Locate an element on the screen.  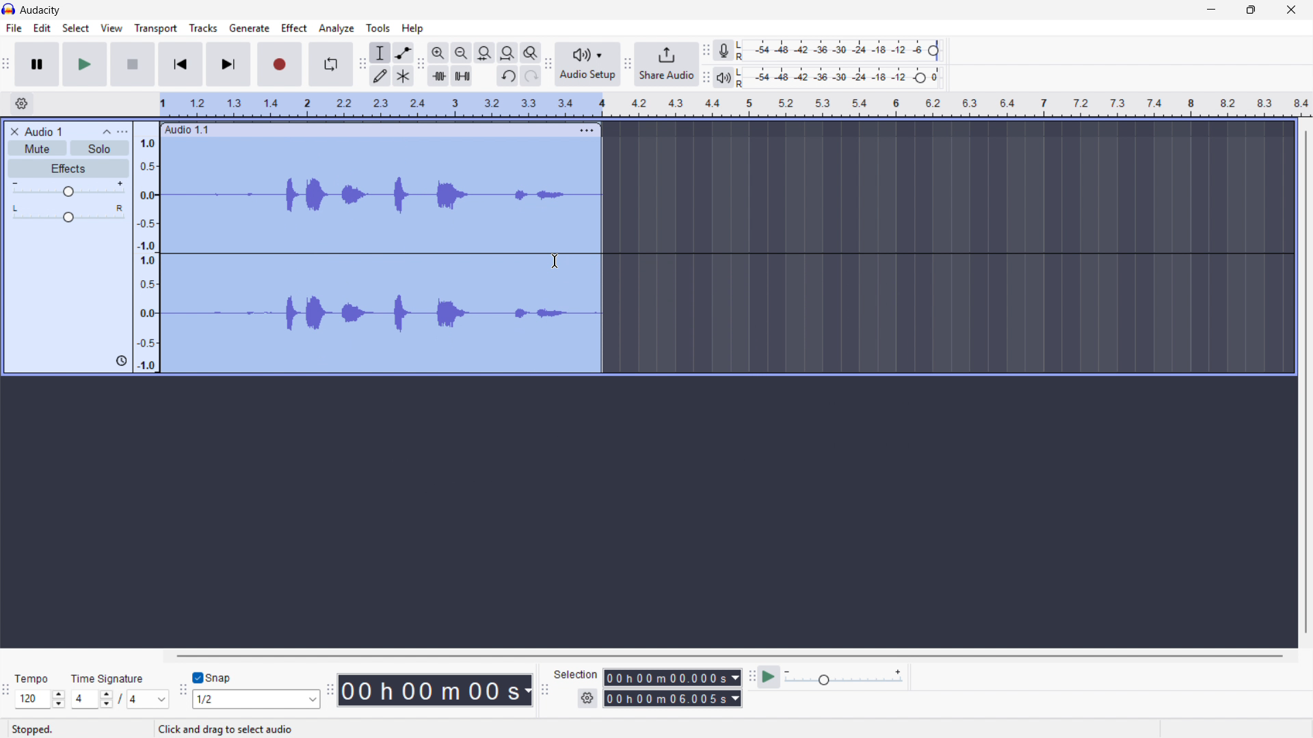
Effects is located at coordinates (69, 169).